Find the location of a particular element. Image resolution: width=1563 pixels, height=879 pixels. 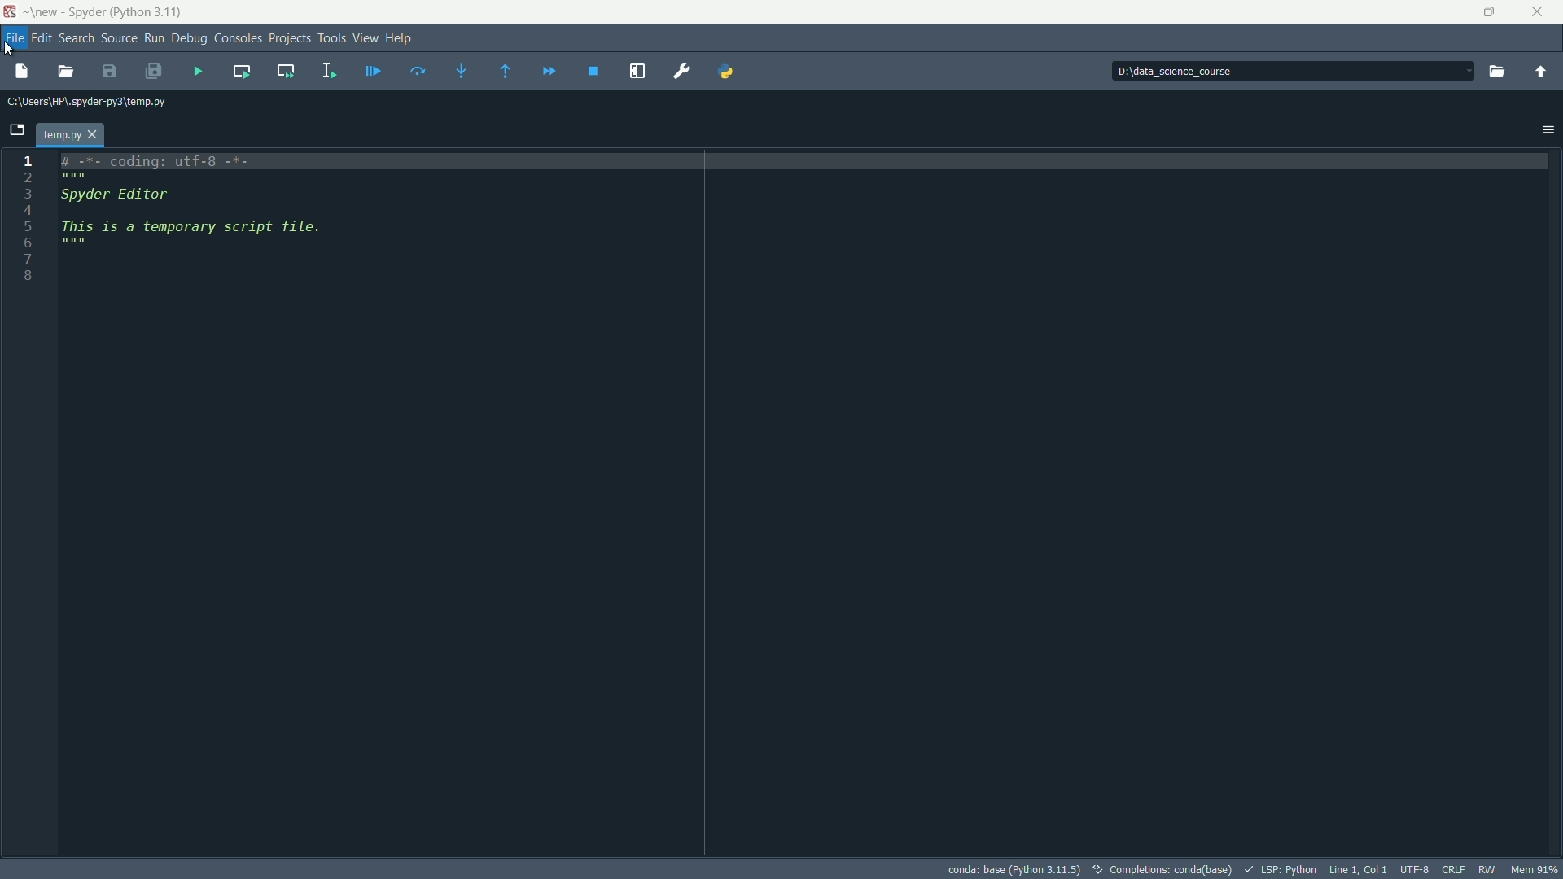

lsp python is located at coordinates (1285, 868).